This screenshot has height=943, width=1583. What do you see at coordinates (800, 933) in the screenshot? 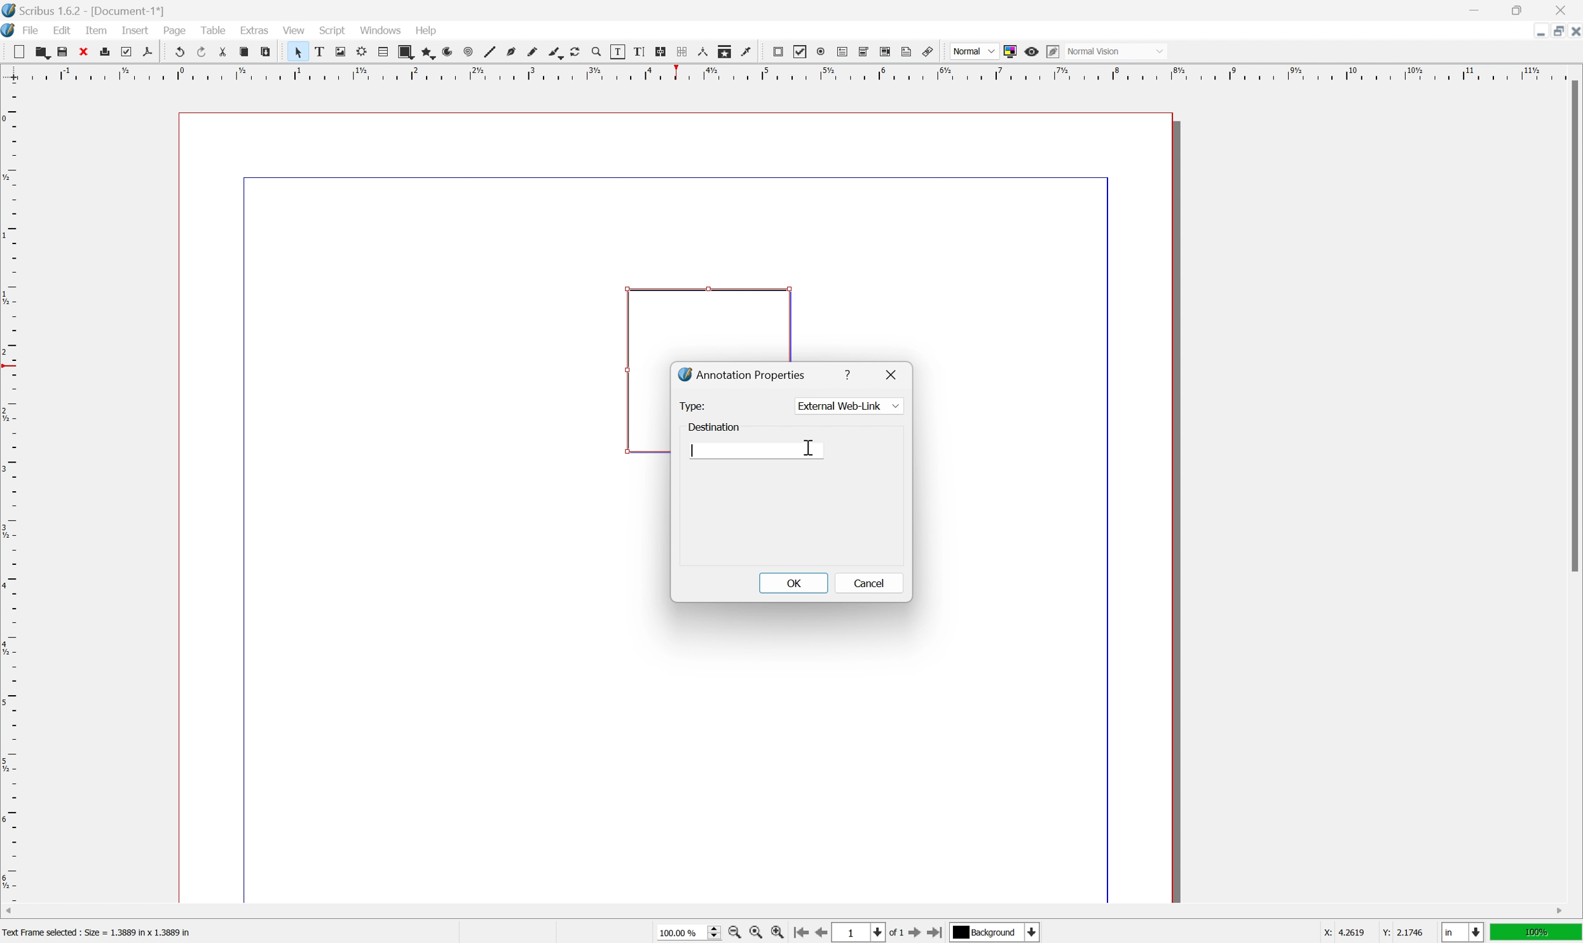
I see `go to first page` at bounding box center [800, 933].